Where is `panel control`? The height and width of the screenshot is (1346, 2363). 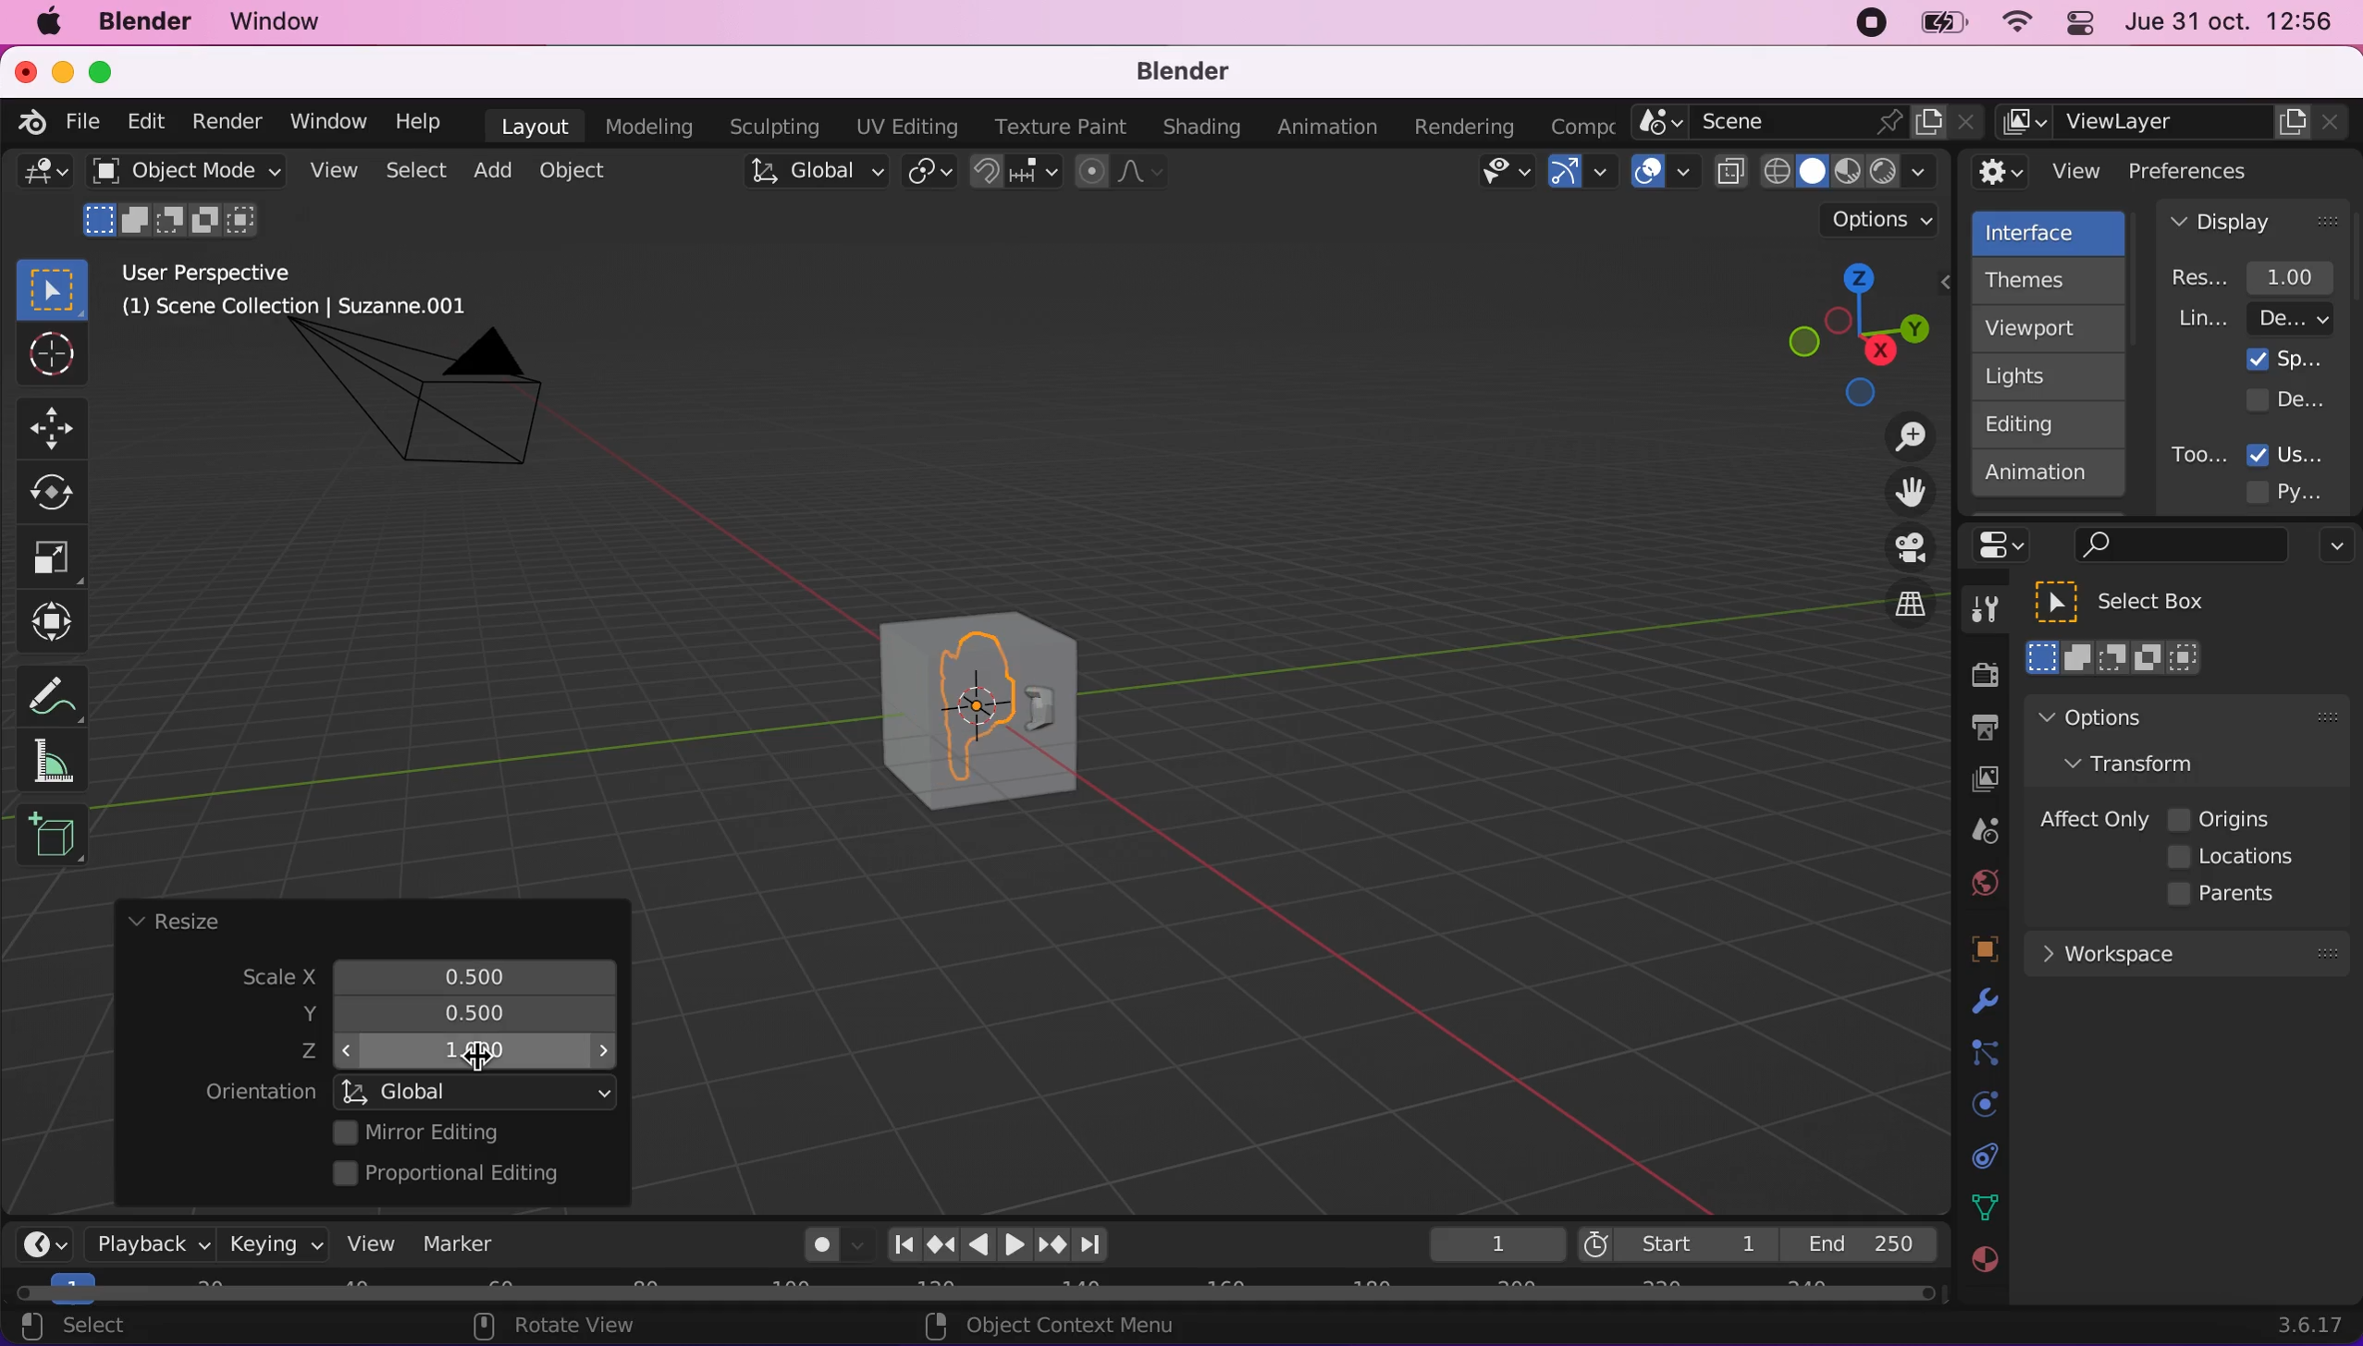 panel control is located at coordinates (2007, 545).